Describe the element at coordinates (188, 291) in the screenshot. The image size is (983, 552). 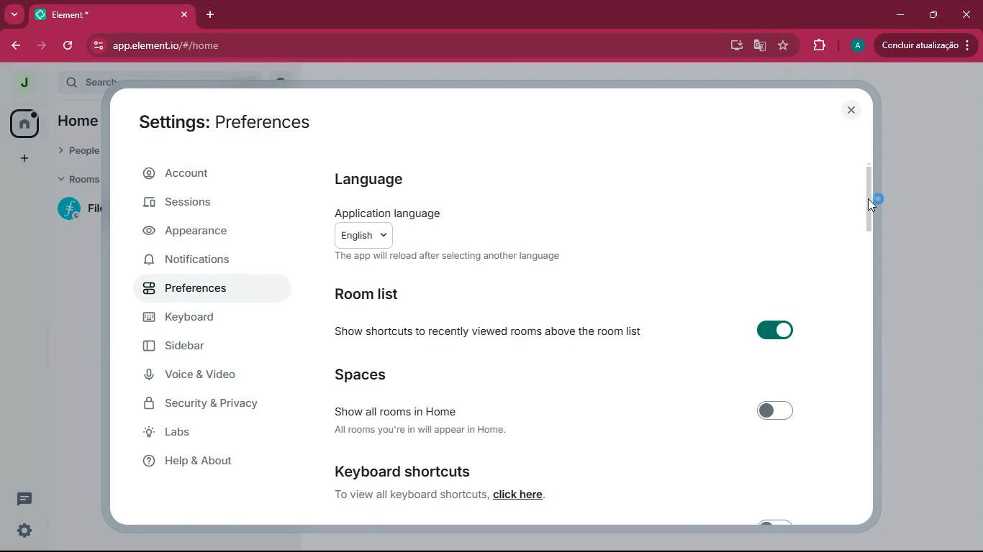
I see `Preferences` at that location.